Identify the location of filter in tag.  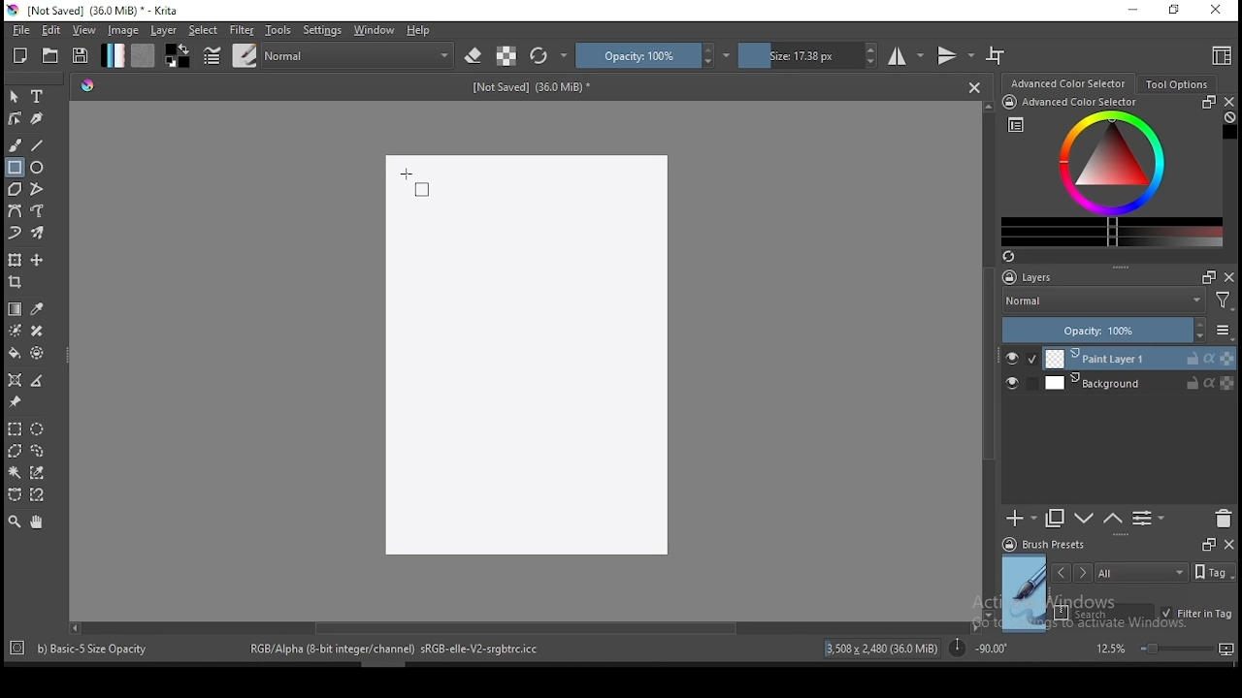
(1196, 615).